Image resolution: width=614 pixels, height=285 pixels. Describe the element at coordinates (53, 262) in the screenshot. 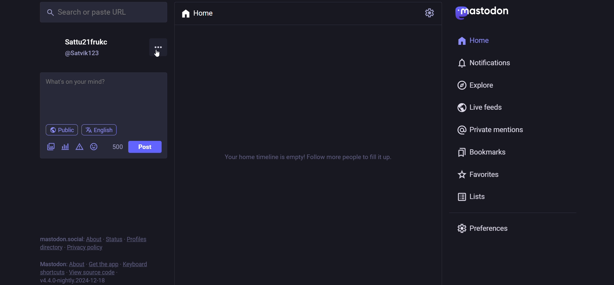

I see `mastodon` at that location.